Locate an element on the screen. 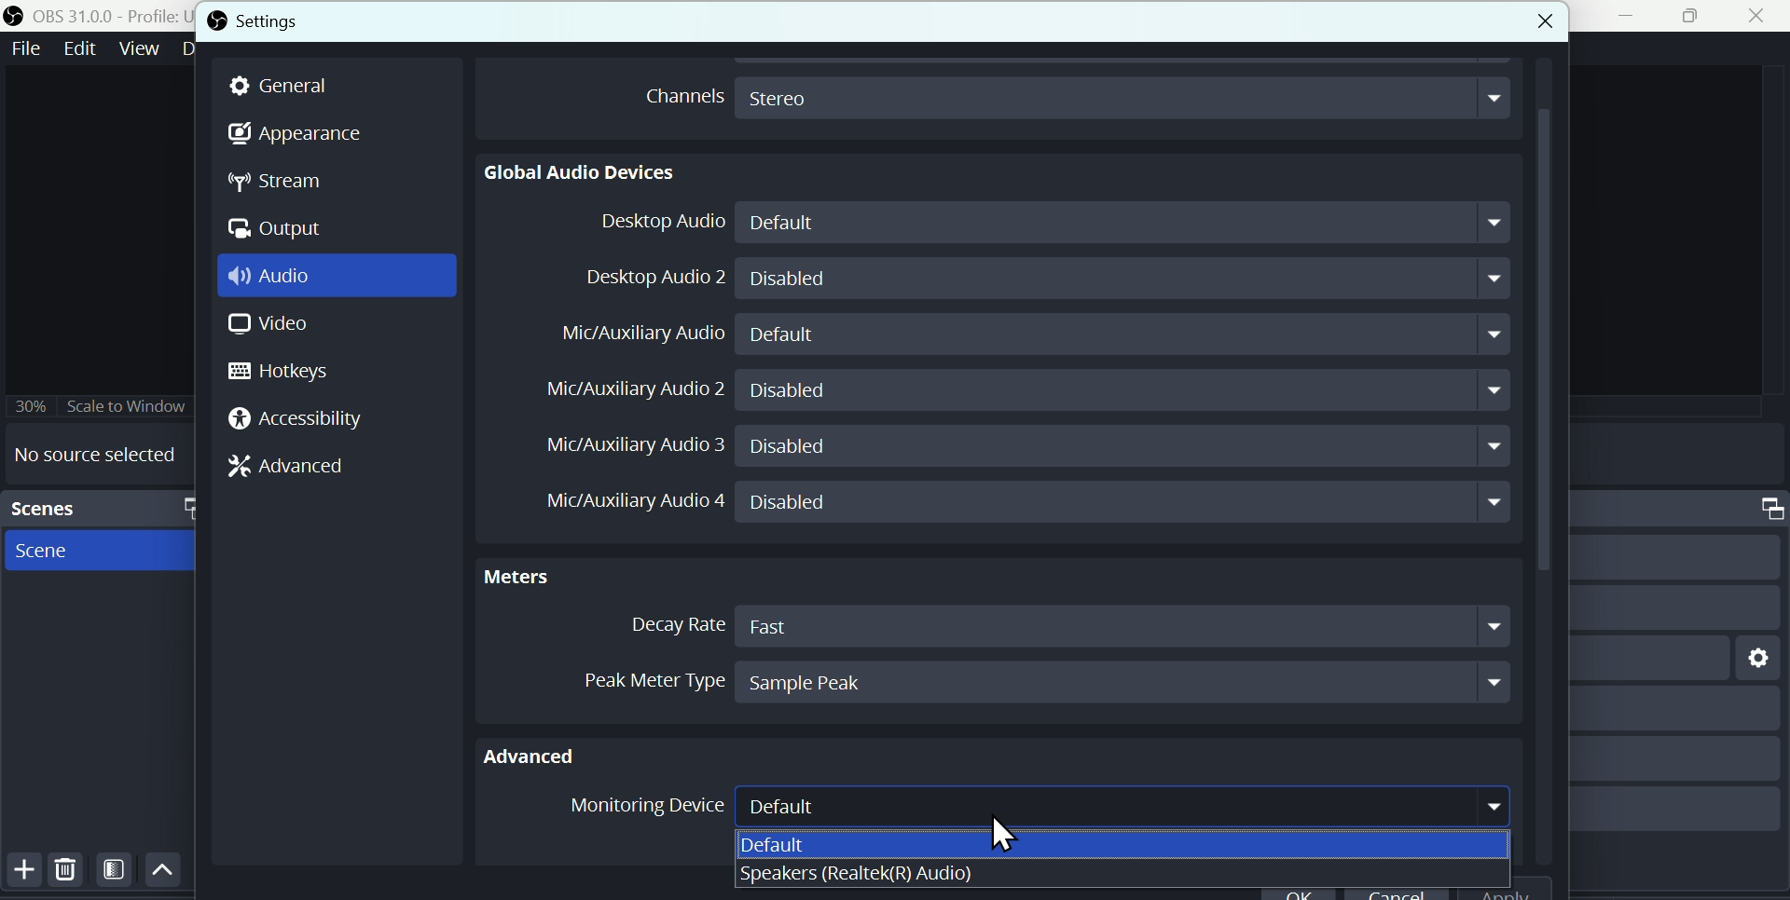  Fast is located at coordinates (1129, 625).